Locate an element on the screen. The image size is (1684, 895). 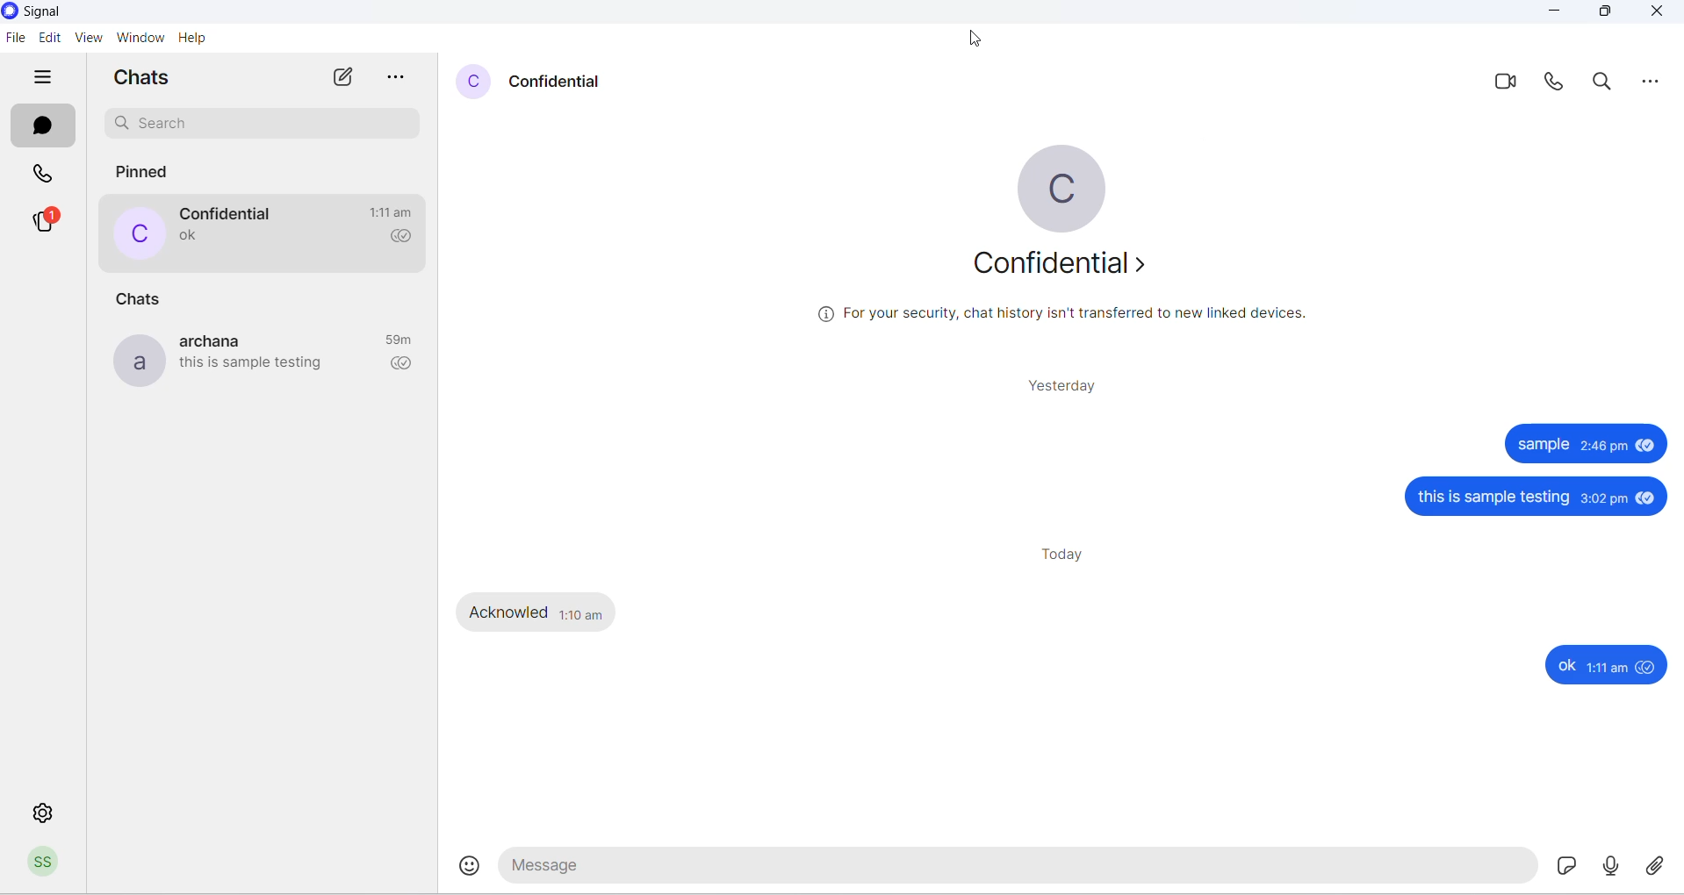
sample is located at coordinates (1542, 444).